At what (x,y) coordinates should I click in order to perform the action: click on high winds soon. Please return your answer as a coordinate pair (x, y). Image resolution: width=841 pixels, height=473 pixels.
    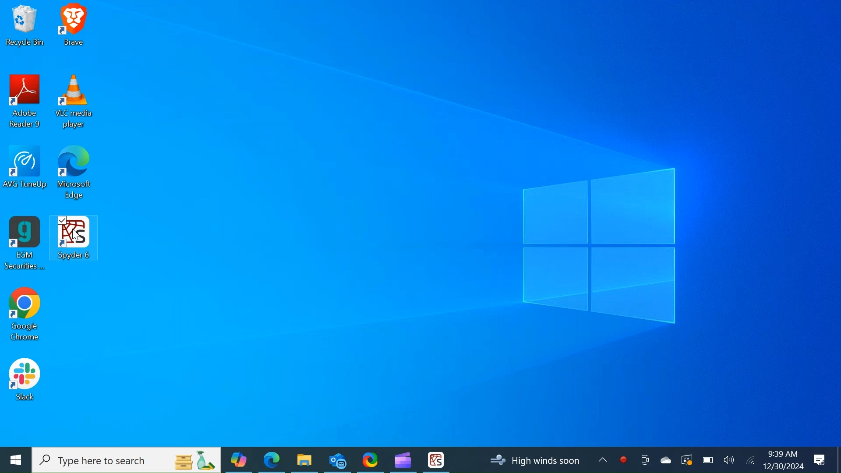
    Looking at the image, I should click on (535, 460).